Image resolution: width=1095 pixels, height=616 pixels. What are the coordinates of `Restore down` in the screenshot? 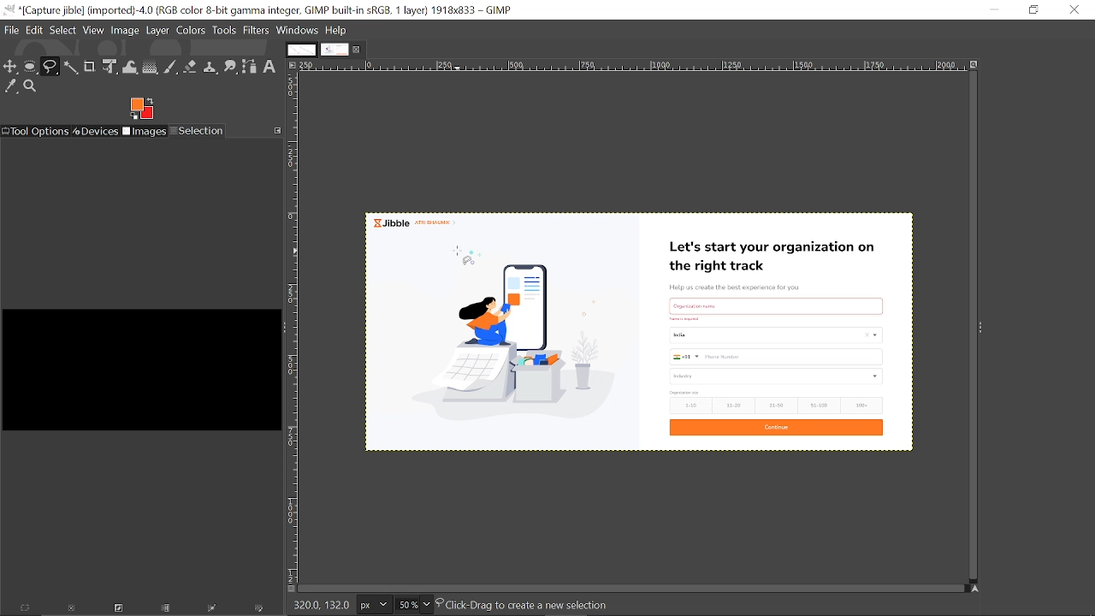 It's located at (1032, 9).